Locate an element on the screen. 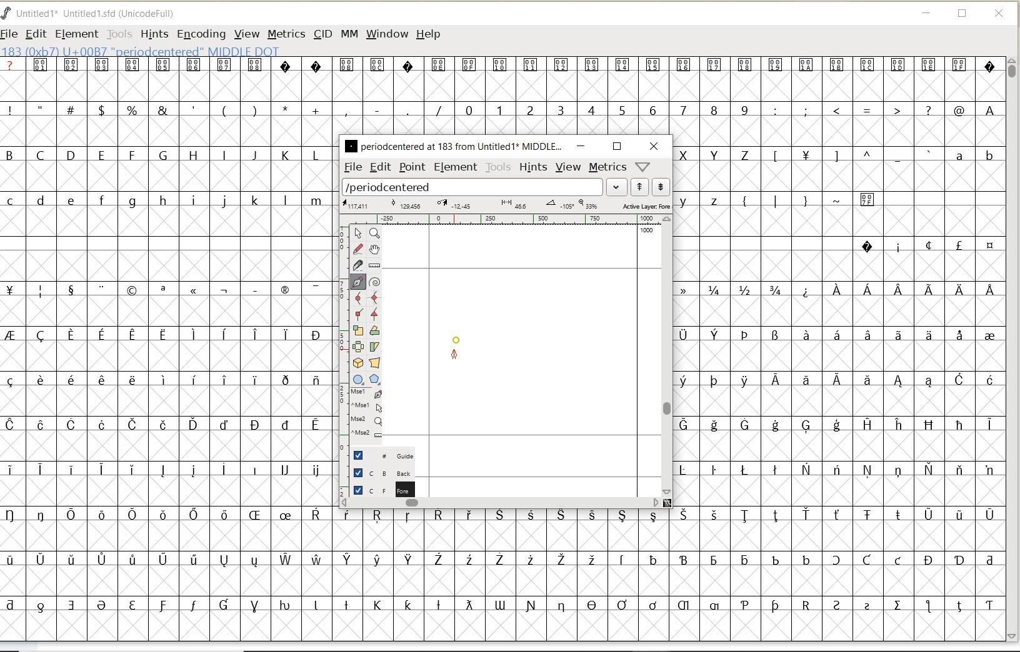 The height and width of the screenshot is (652, 1020). tools is located at coordinates (498, 167).